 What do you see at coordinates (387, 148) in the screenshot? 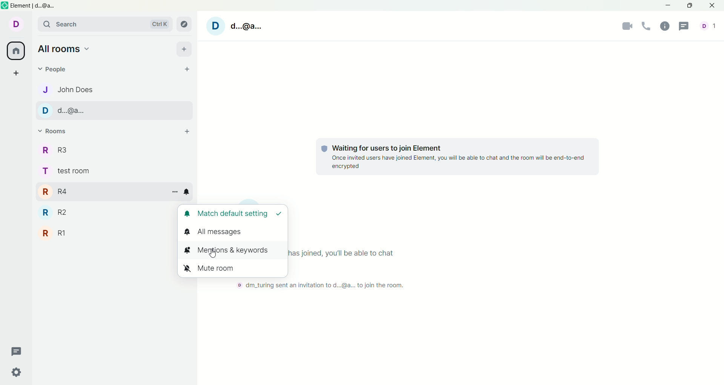
I see `Waiting for users to join Element` at bounding box center [387, 148].